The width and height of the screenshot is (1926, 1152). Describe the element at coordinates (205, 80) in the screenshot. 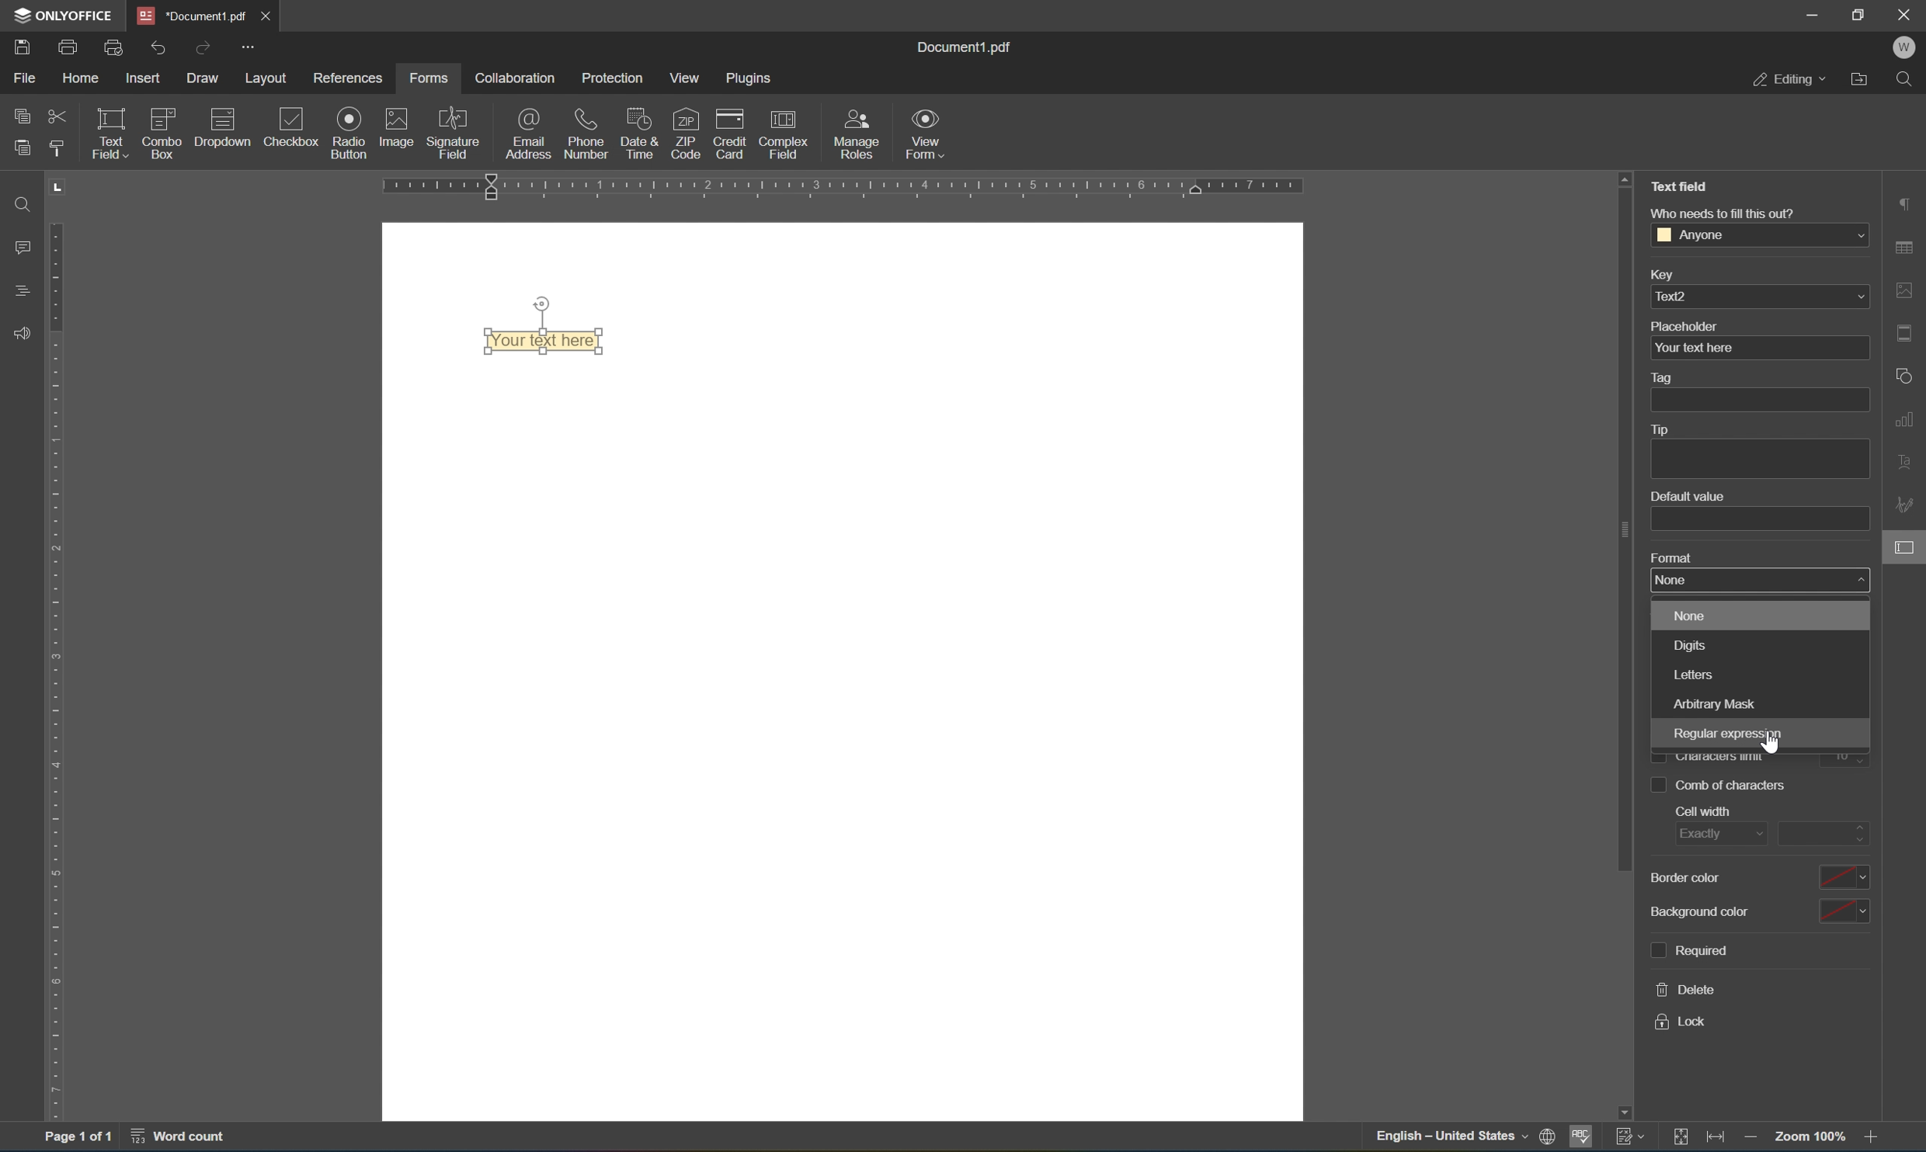

I see `draw` at that location.